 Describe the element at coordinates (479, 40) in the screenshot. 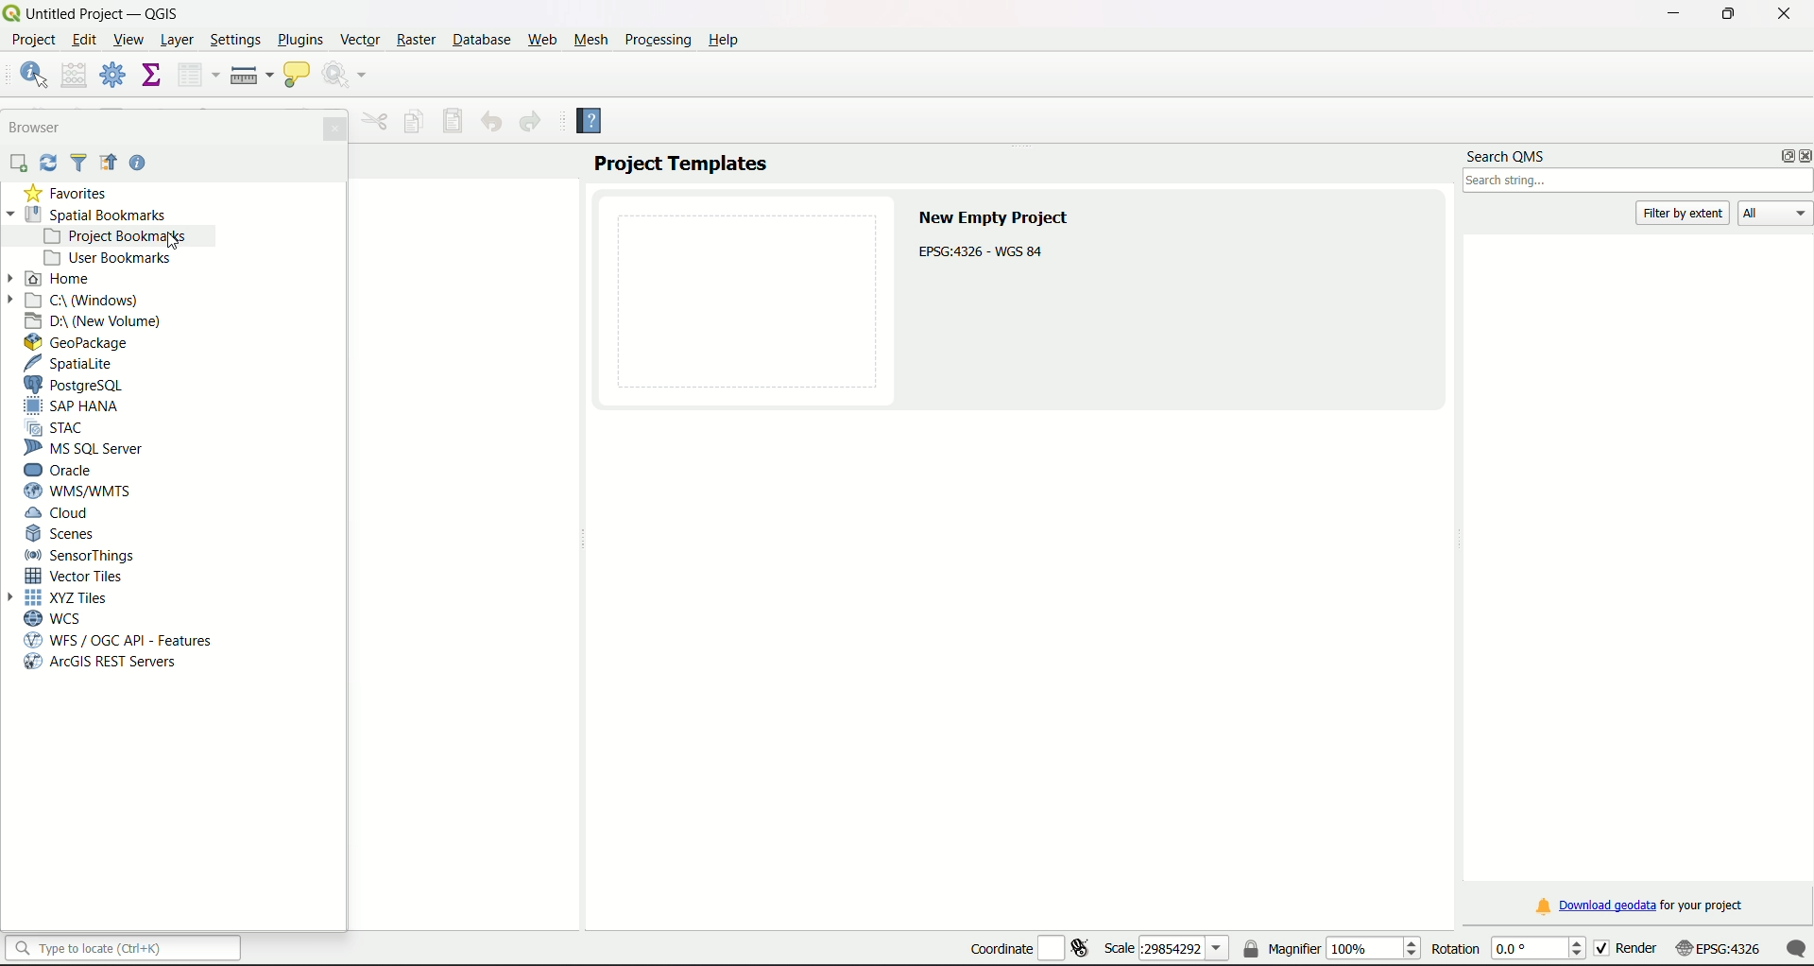

I see `Database` at that location.